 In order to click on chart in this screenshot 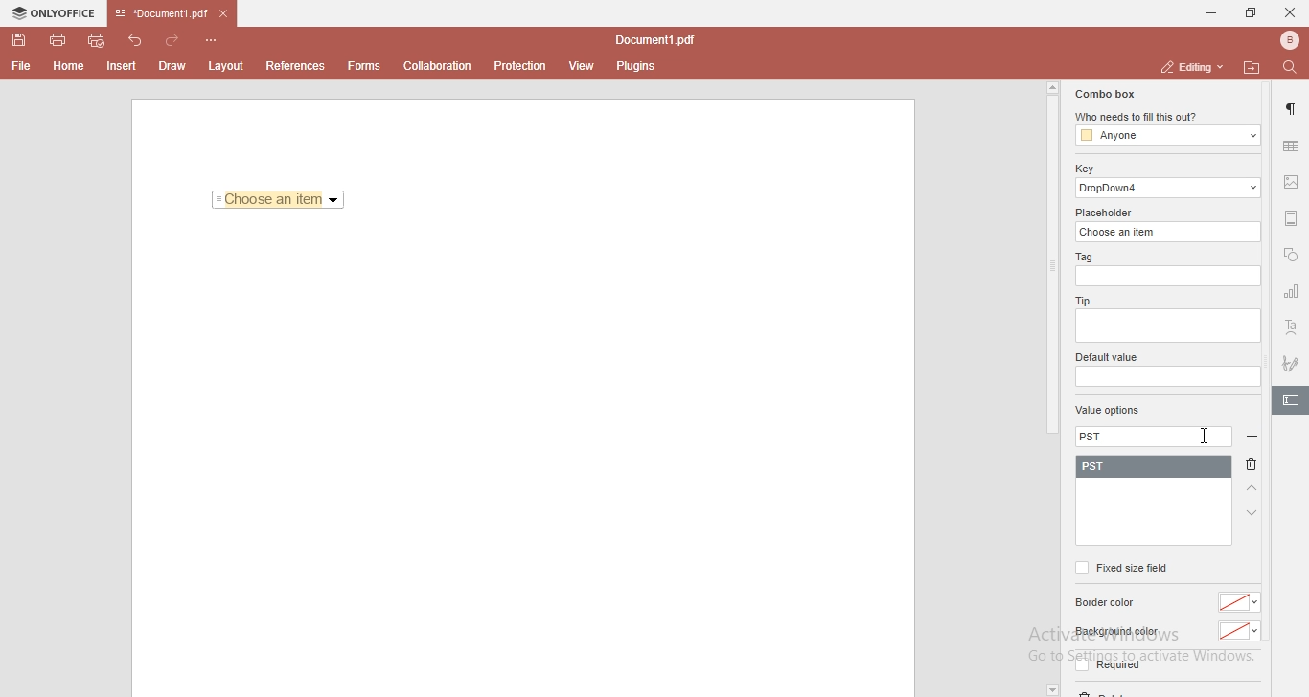, I will do `click(1292, 295)`.